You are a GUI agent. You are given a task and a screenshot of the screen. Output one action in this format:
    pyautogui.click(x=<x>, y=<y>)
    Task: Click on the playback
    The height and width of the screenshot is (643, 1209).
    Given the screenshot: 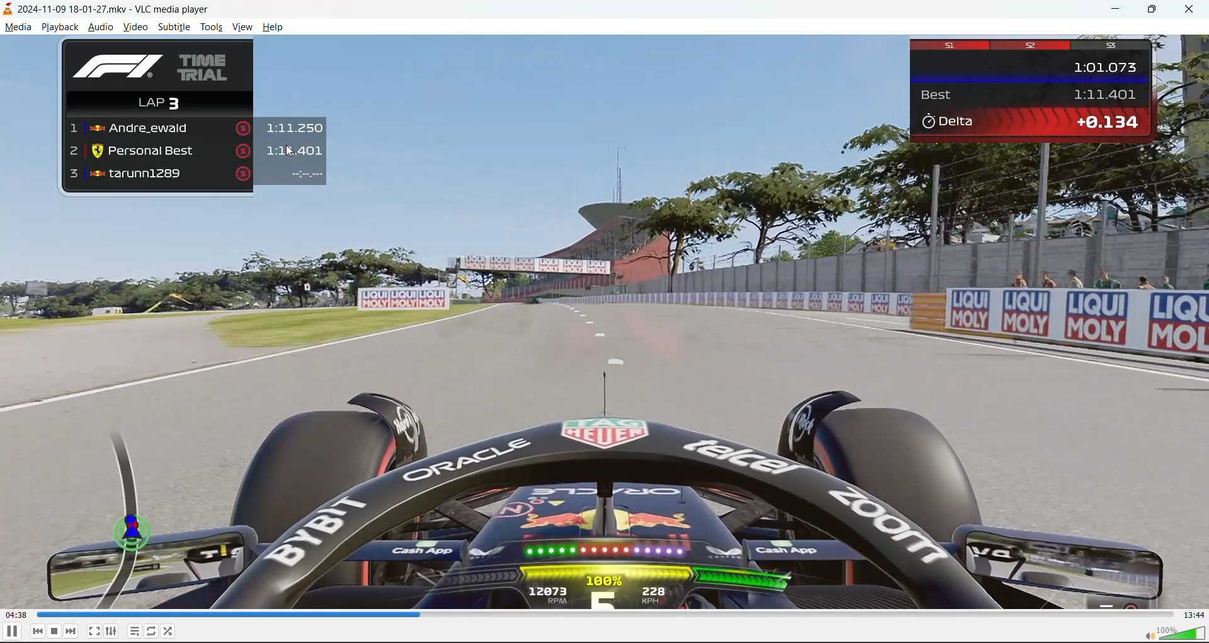 What is the action you would take?
    pyautogui.click(x=60, y=28)
    